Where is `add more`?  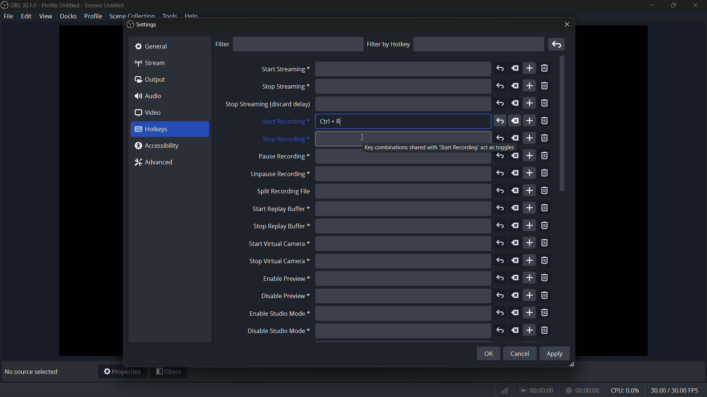
add more is located at coordinates (530, 190).